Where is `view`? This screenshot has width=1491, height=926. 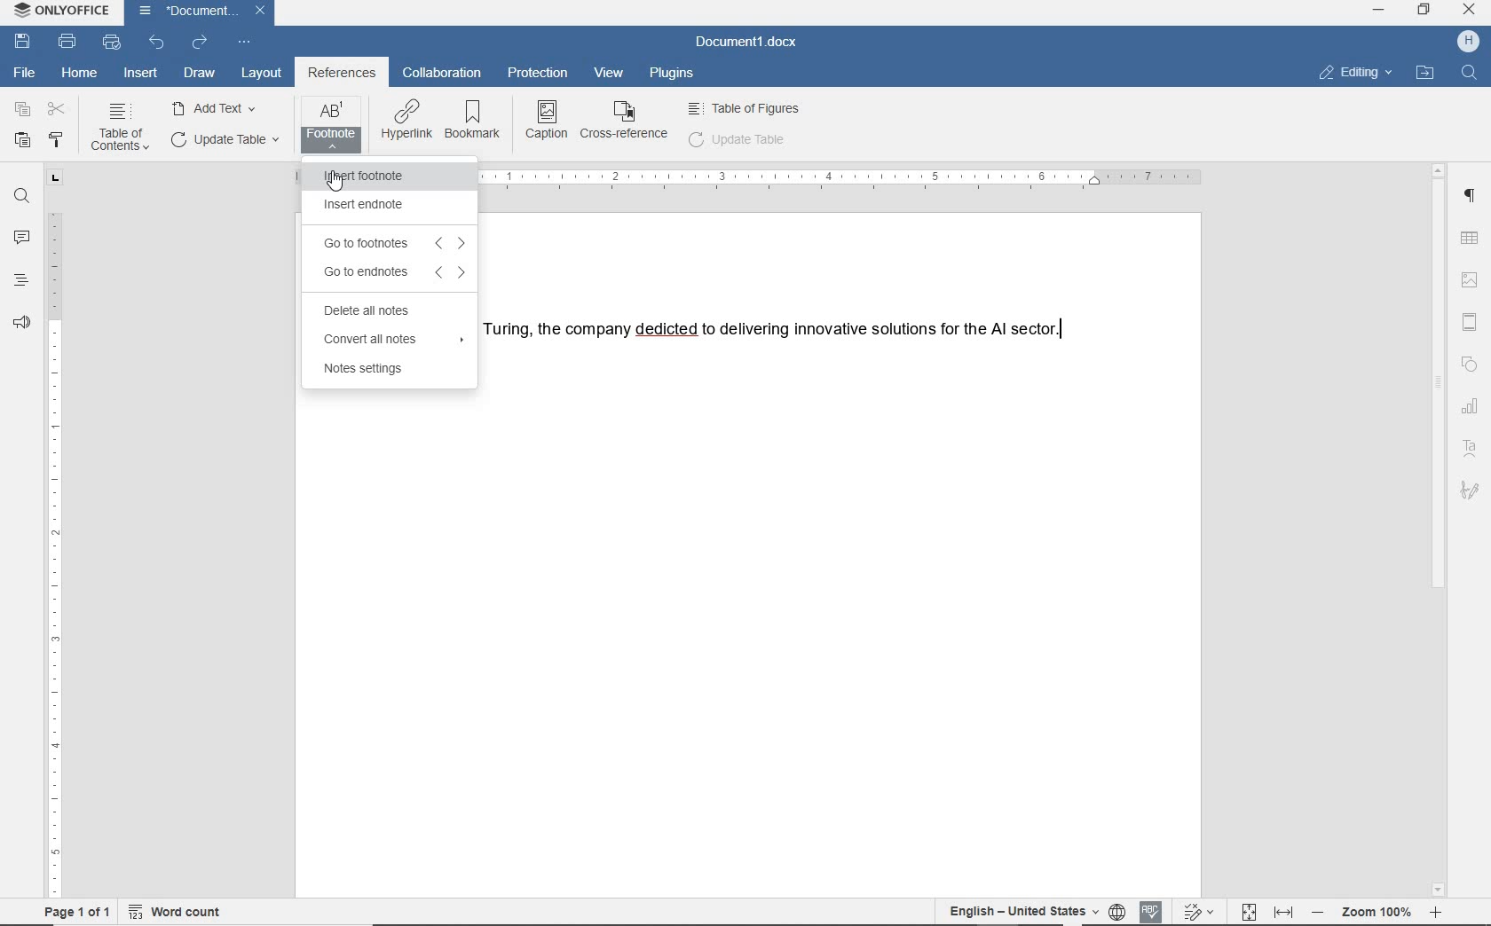 view is located at coordinates (611, 72).